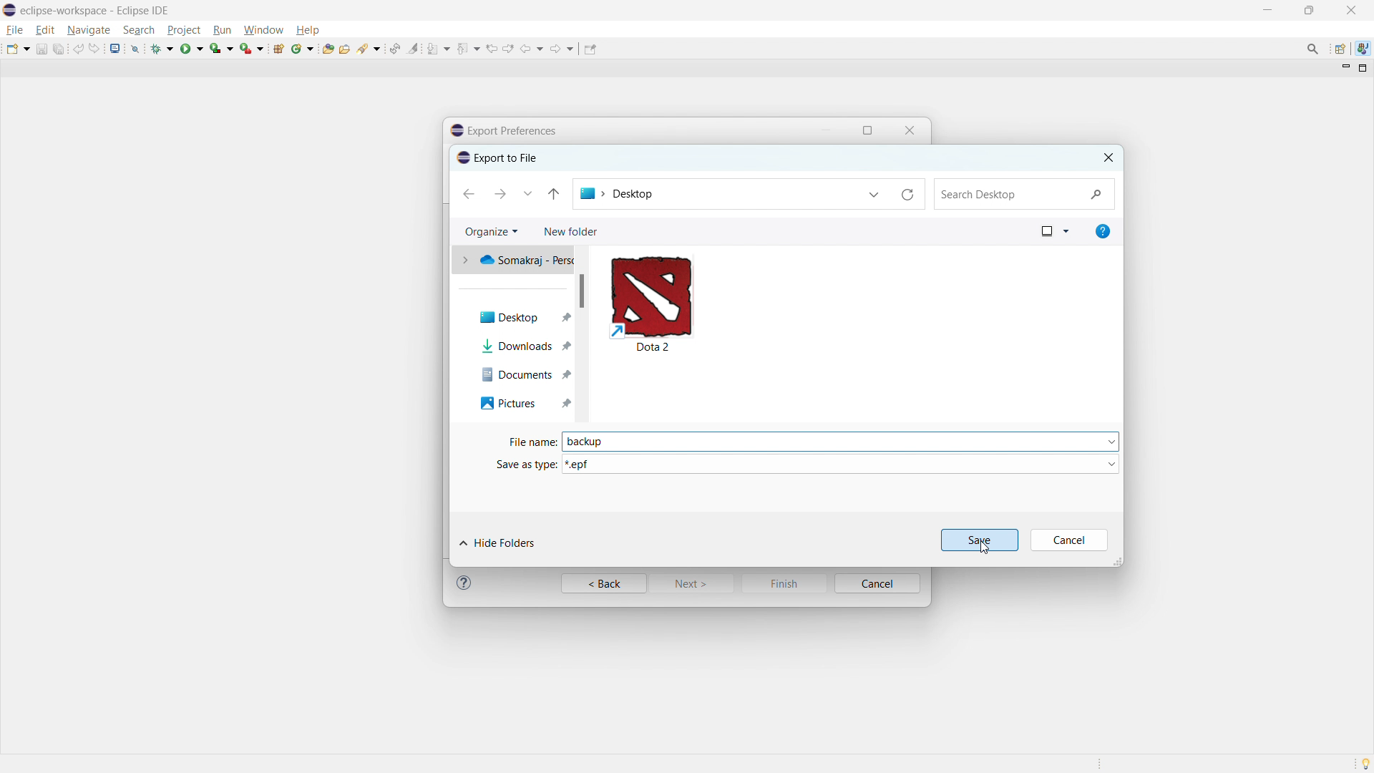 This screenshot has height=773, width=1374. What do you see at coordinates (914, 129) in the screenshot?
I see `Close` at bounding box center [914, 129].